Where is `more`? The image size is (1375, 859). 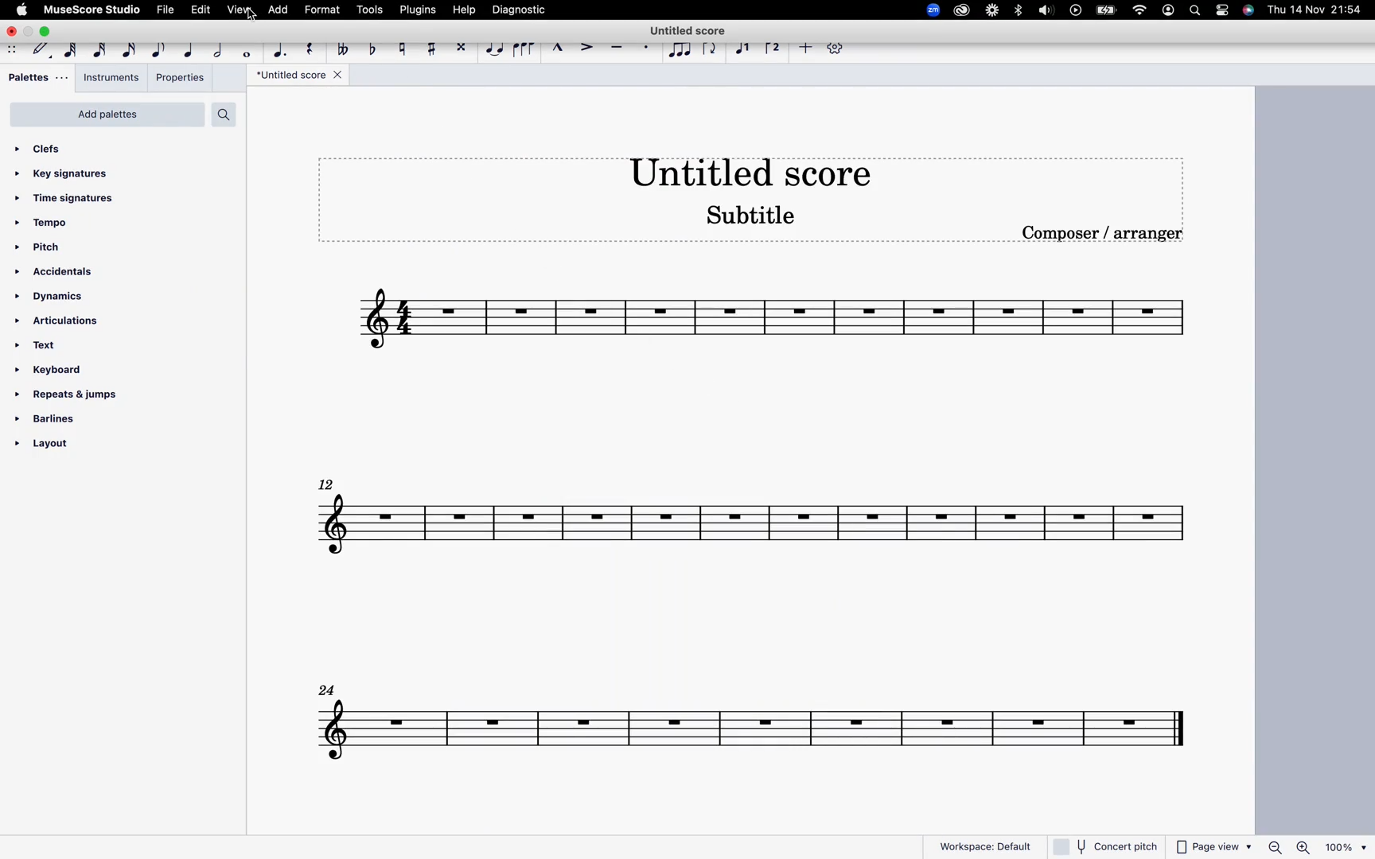 more is located at coordinates (804, 49).